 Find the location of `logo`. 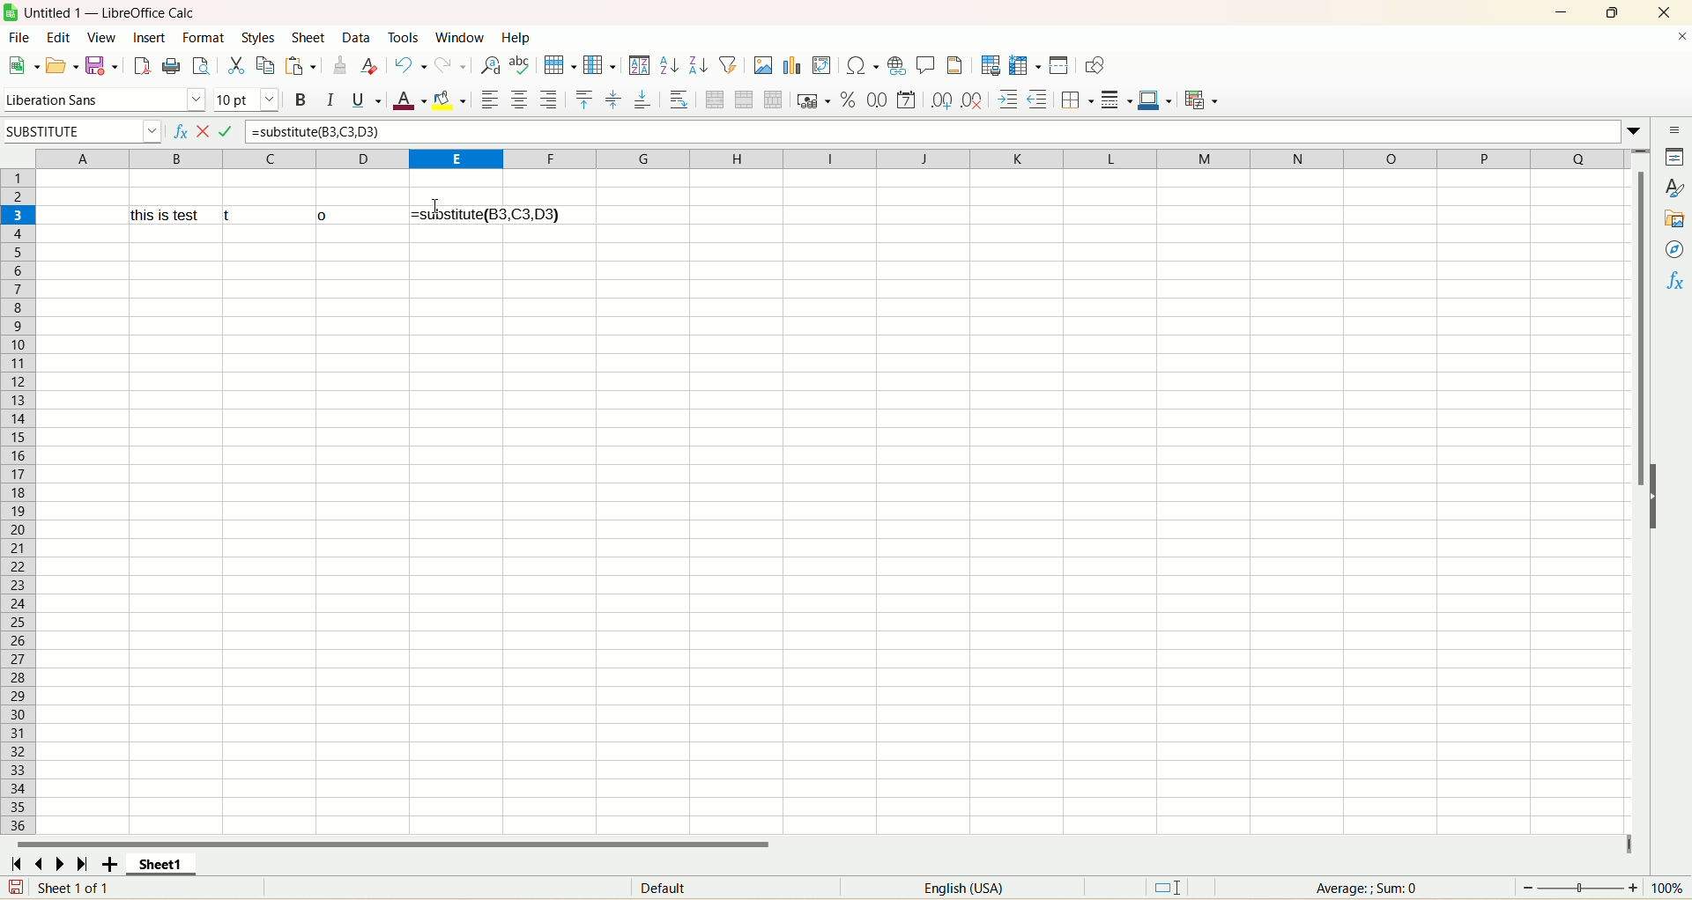

logo is located at coordinates (11, 13).